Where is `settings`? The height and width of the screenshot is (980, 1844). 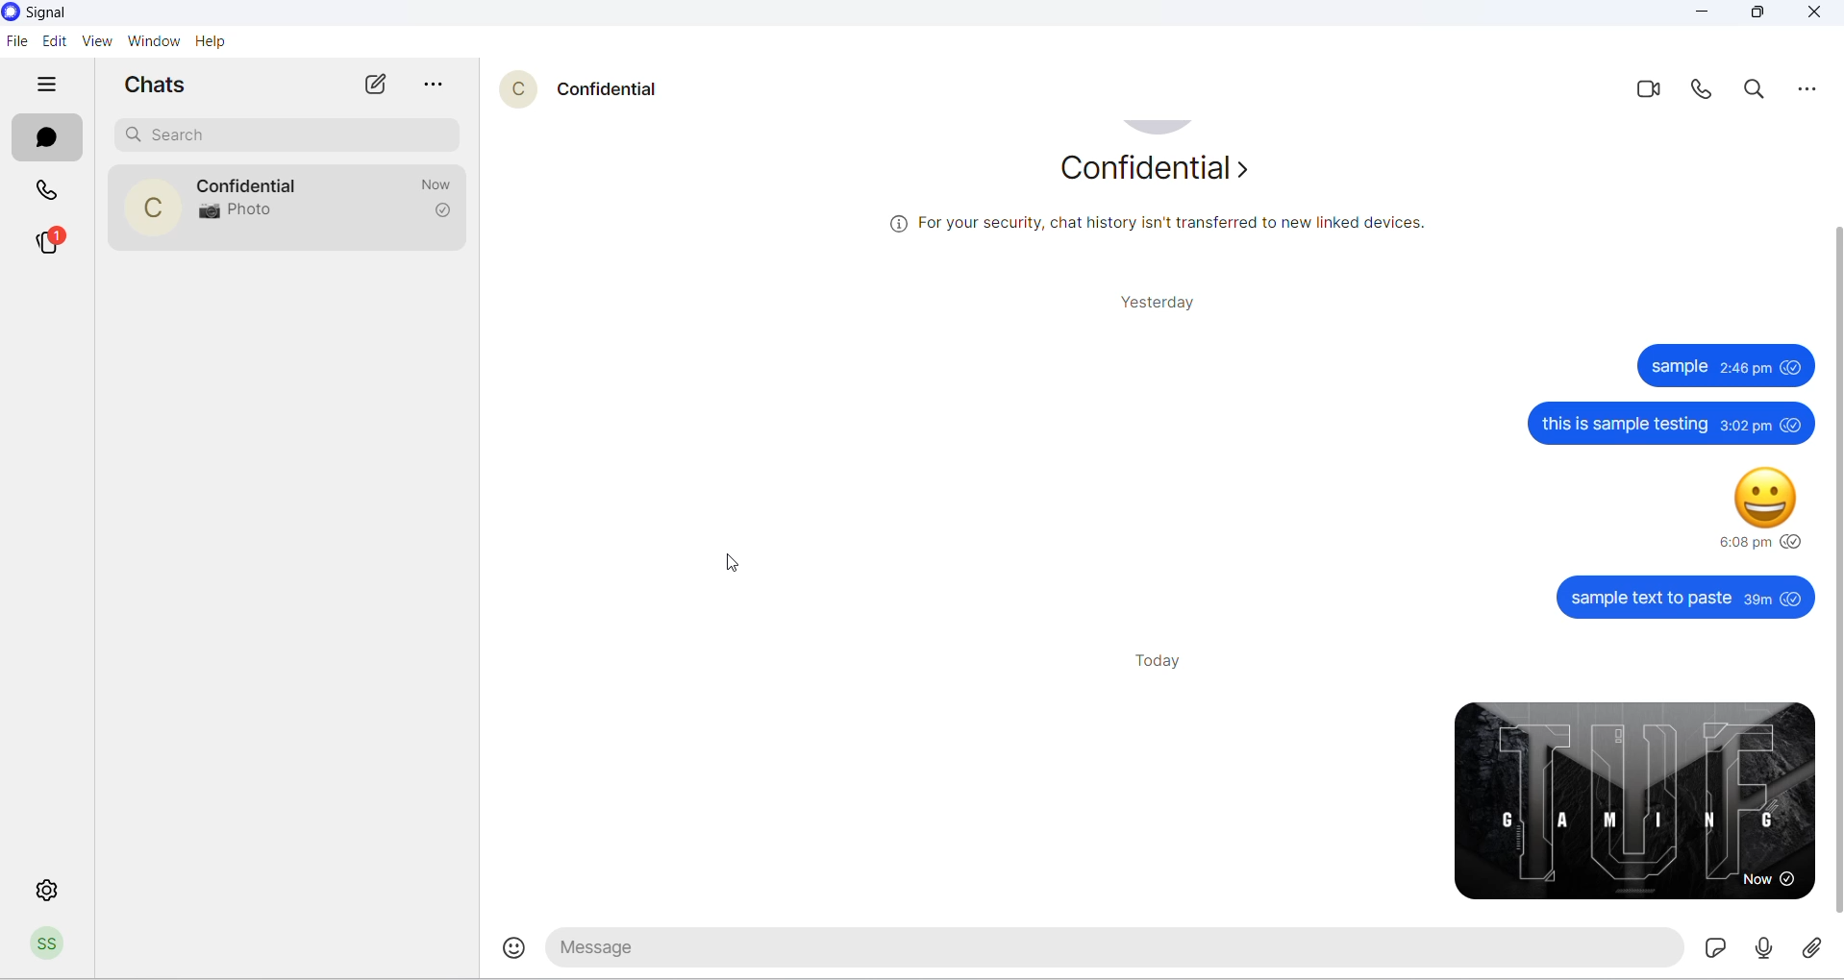
settings is located at coordinates (43, 888).